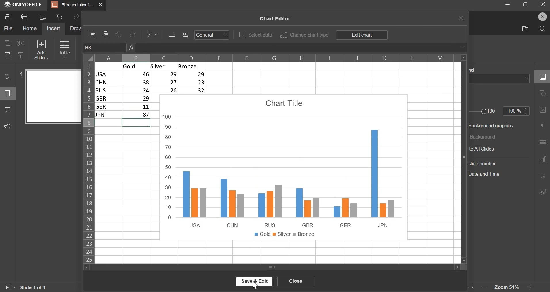  Describe the element at coordinates (60, 17) in the screenshot. I see `undo` at that location.